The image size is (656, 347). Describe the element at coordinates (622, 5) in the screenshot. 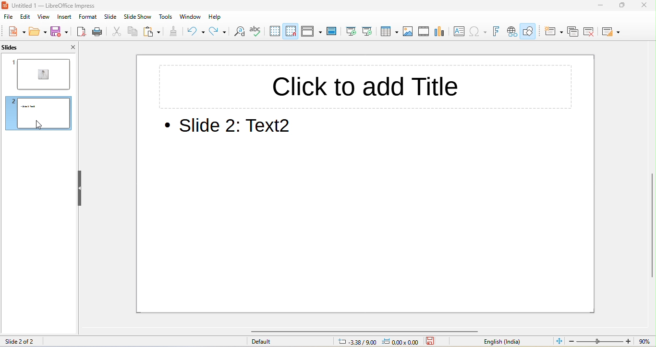

I see `maximize` at that location.